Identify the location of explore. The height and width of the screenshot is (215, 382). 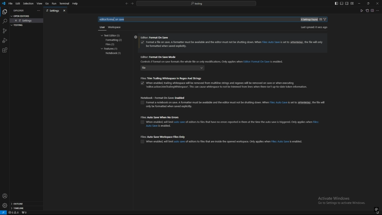
(4, 11).